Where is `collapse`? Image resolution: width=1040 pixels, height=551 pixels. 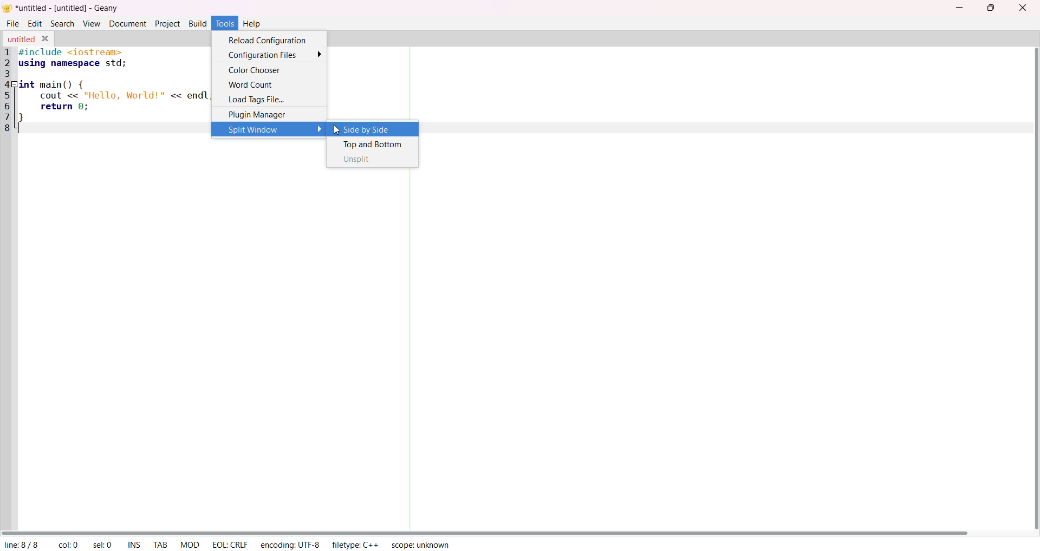
collapse is located at coordinates (14, 86).